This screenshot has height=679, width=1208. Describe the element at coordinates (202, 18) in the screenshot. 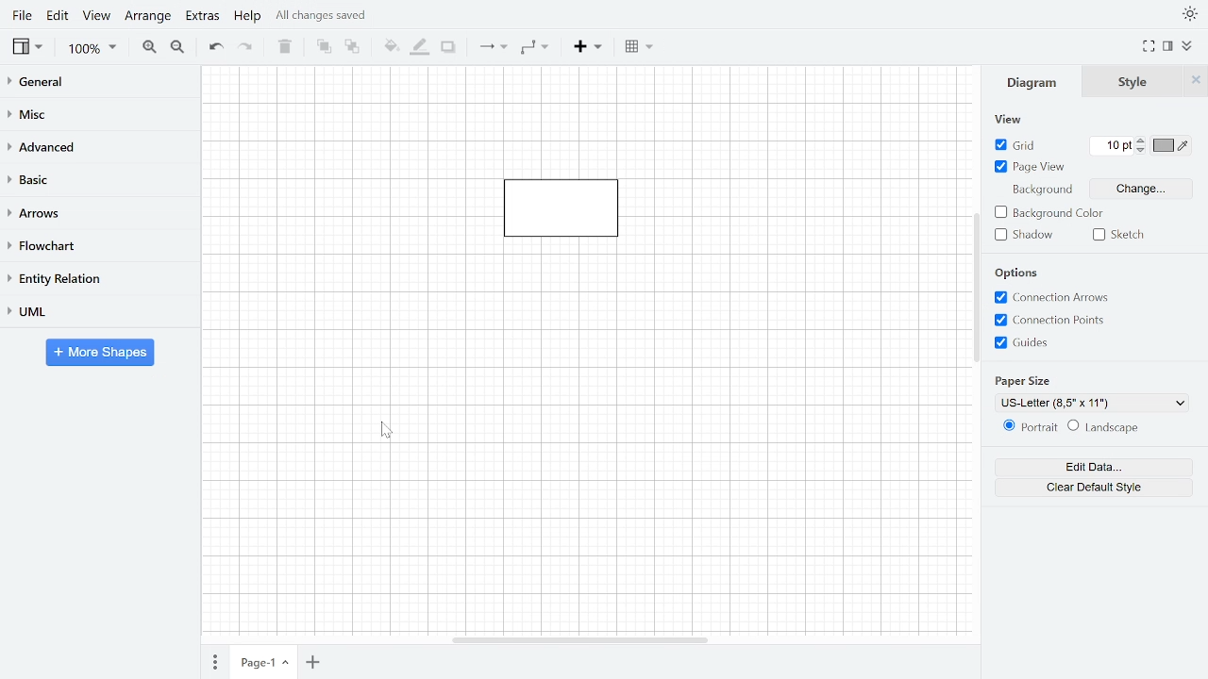

I see `Extras` at that location.